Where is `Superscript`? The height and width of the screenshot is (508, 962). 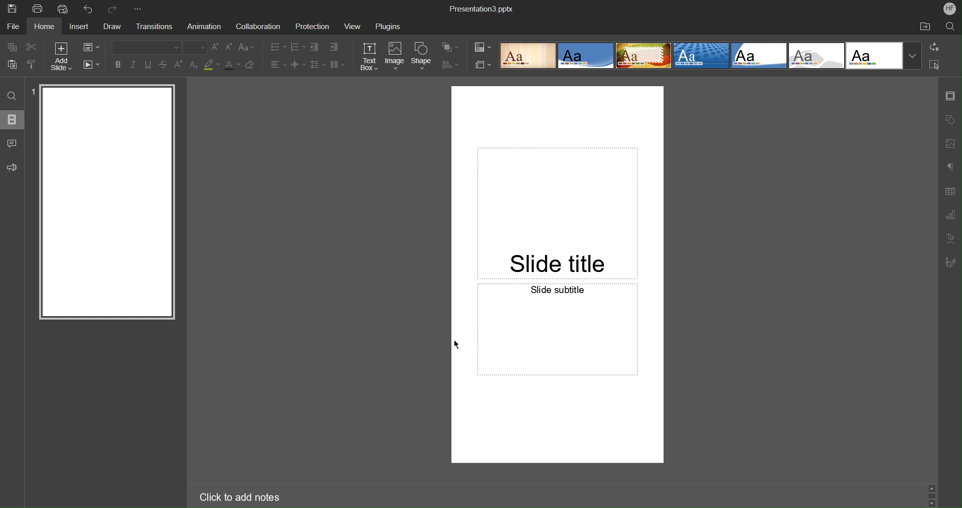
Superscript is located at coordinates (179, 65).